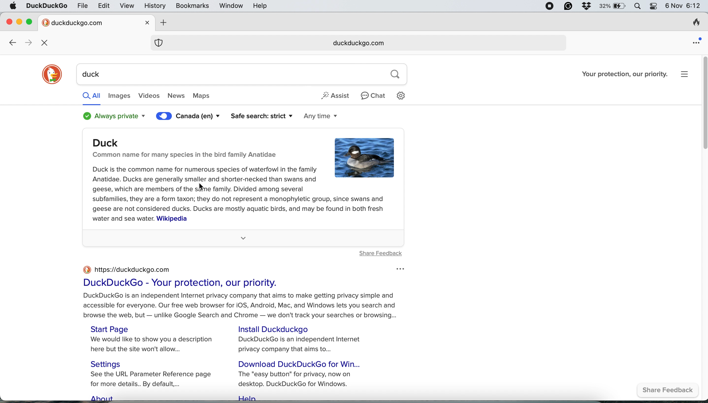 This screenshot has height=403, width=708. What do you see at coordinates (550, 6) in the screenshot?
I see `screen recorder` at bounding box center [550, 6].